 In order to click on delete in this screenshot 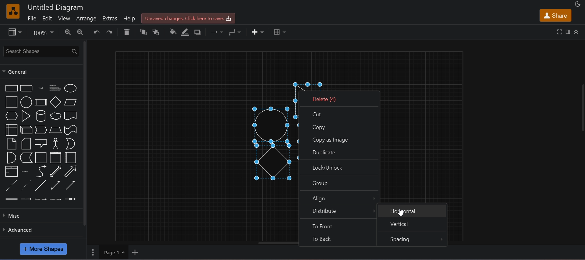, I will do `click(128, 32)`.